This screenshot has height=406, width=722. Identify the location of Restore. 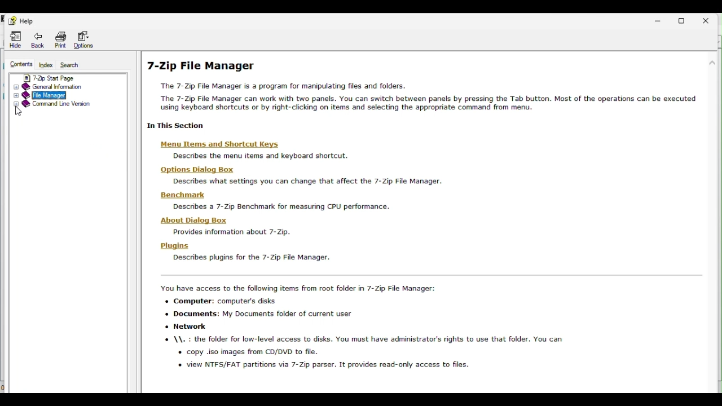
(684, 19).